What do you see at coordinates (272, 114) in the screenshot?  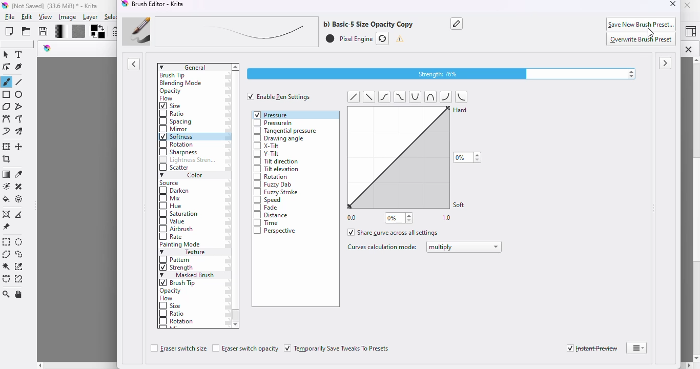 I see `pressure` at bounding box center [272, 114].